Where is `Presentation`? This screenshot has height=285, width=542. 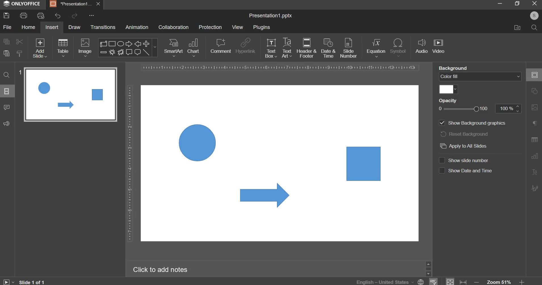
Presentation is located at coordinates (71, 4).